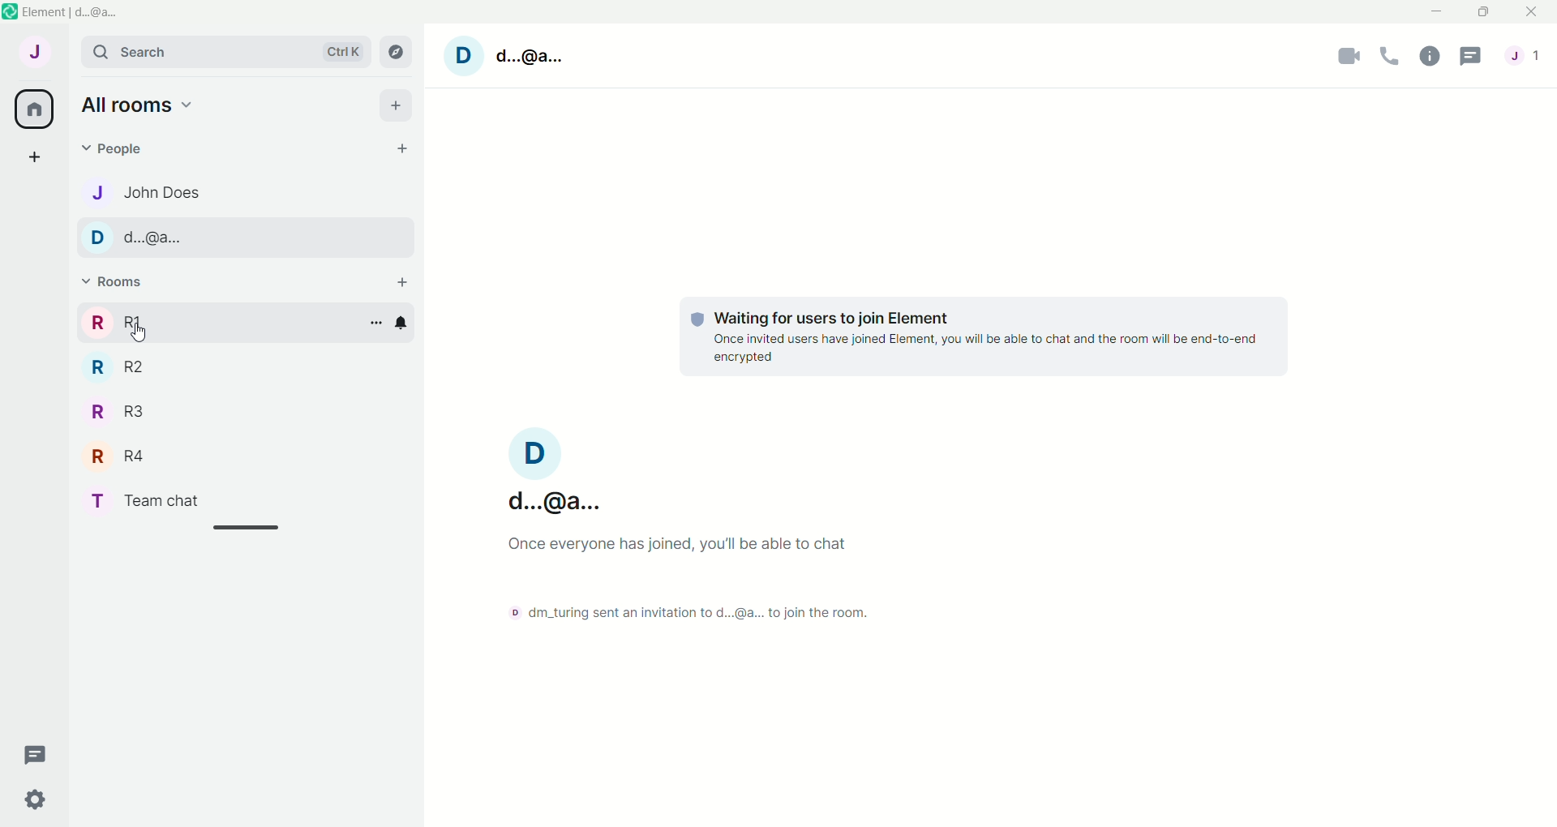 The height and width of the screenshot is (827, 1557). What do you see at coordinates (116, 152) in the screenshot?
I see `people` at bounding box center [116, 152].